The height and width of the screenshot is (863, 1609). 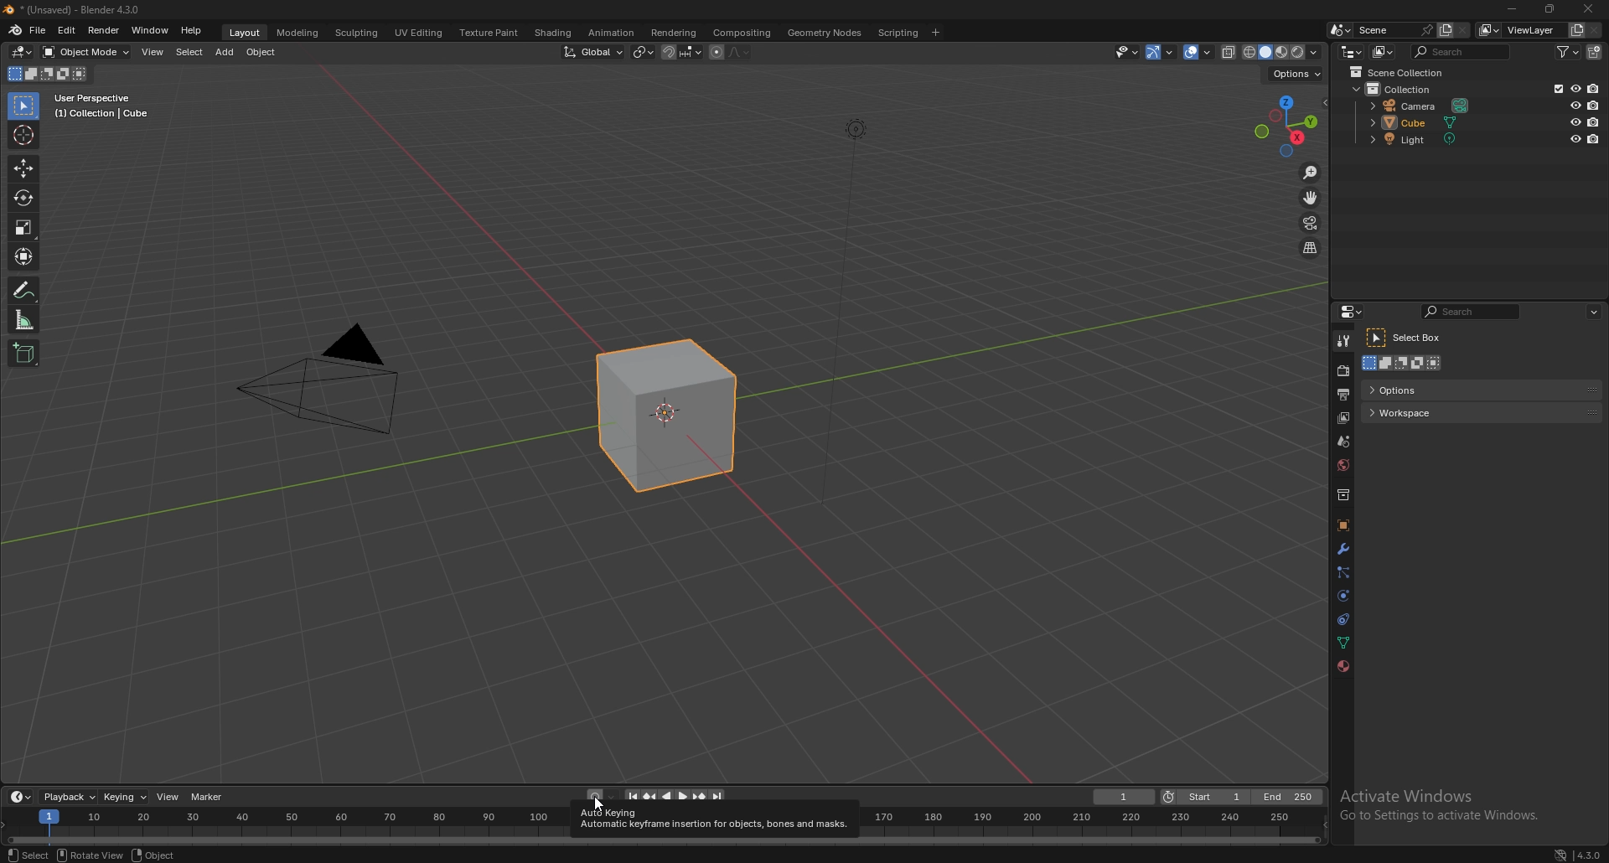 What do you see at coordinates (1344, 618) in the screenshot?
I see `constraints` at bounding box center [1344, 618].